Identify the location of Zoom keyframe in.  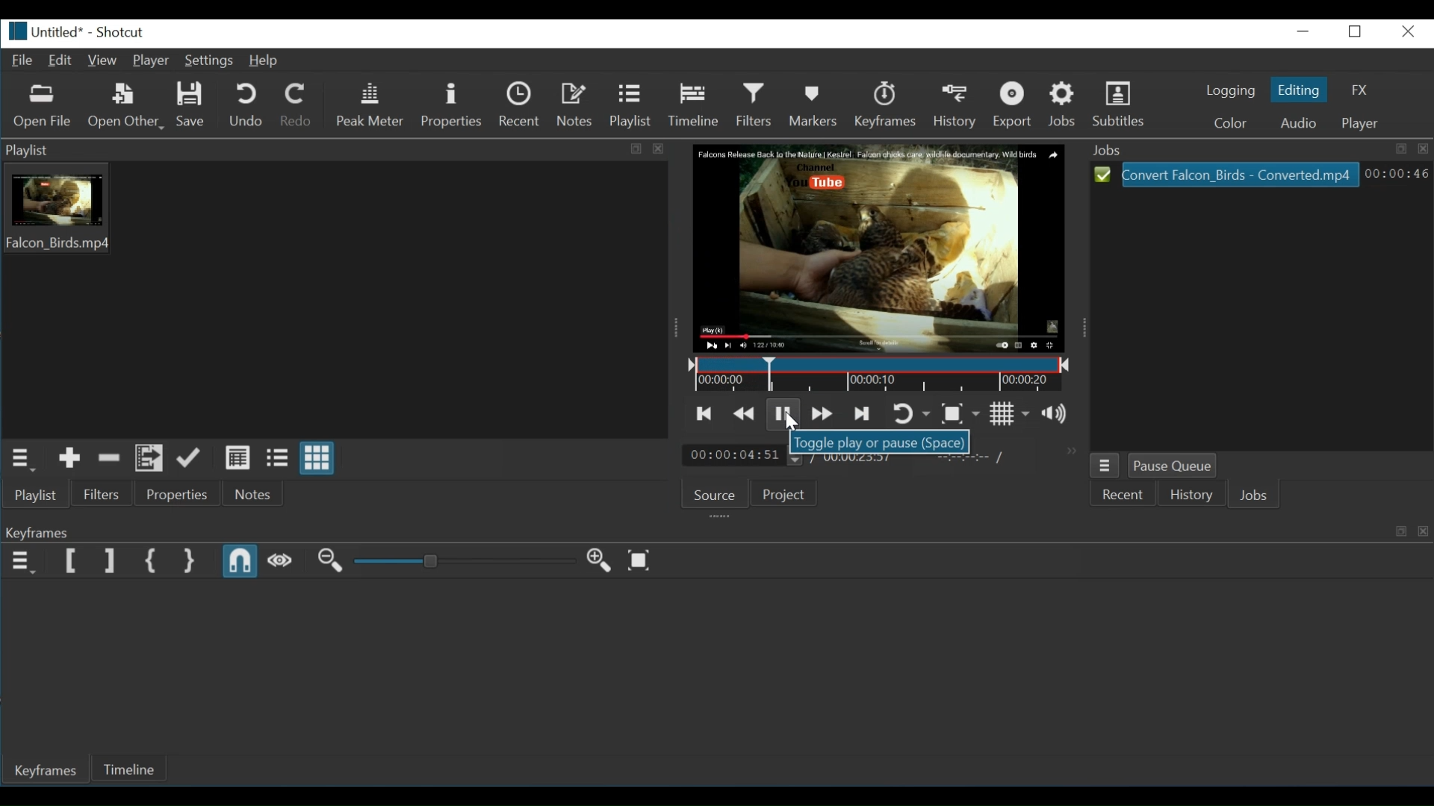
(597, 560).